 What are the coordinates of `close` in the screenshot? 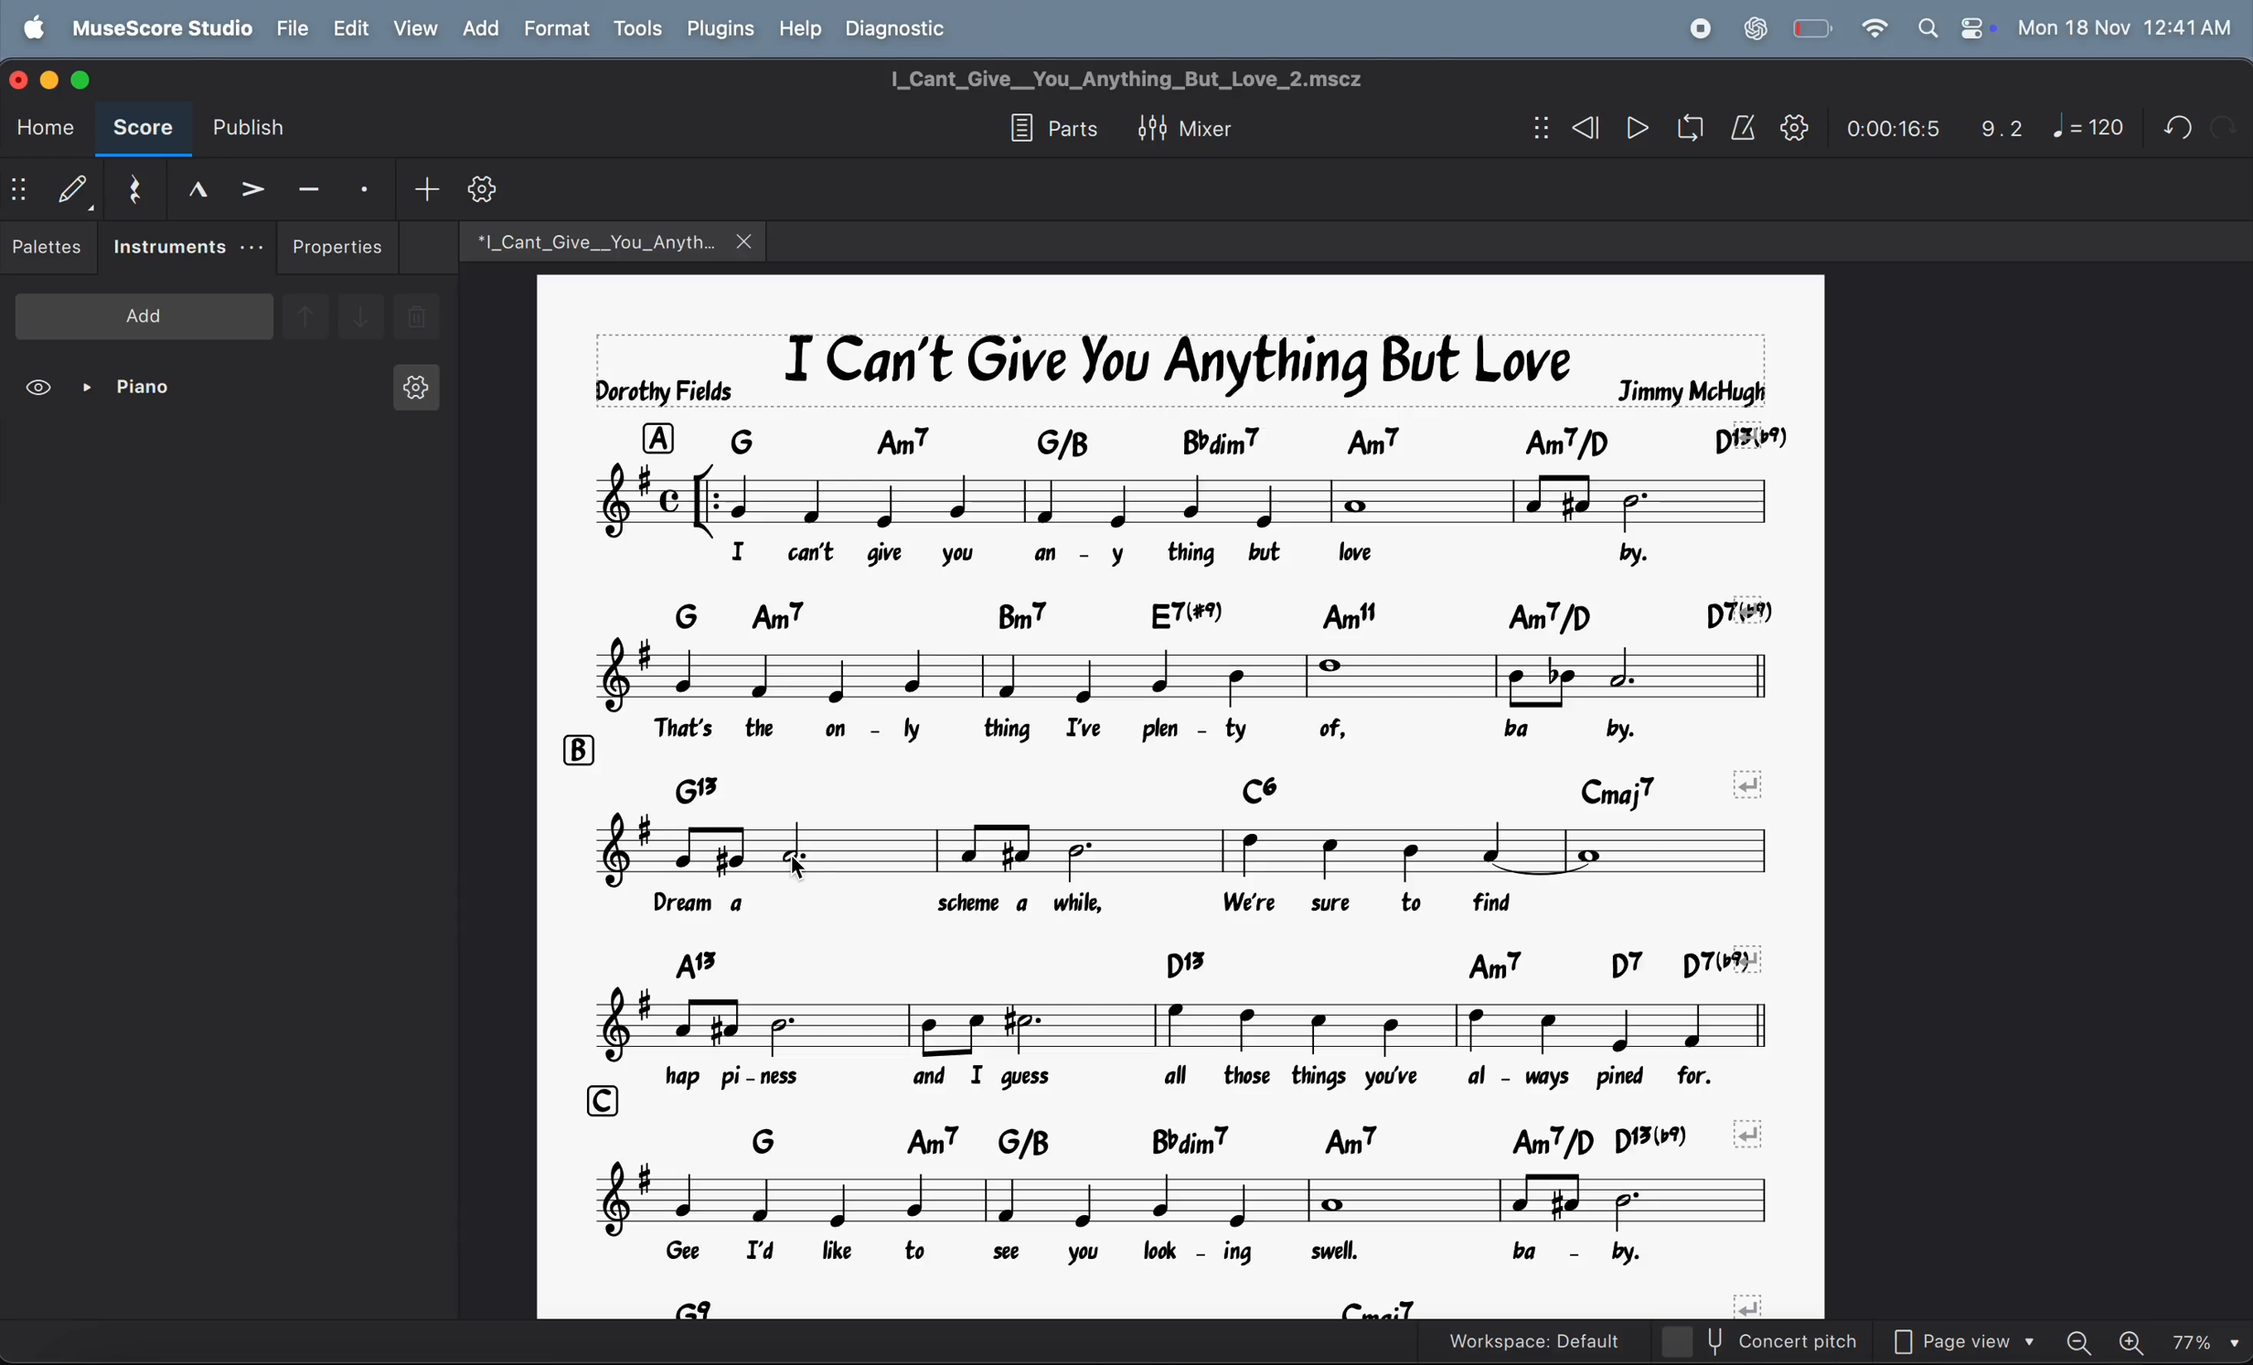 It's located at (749, 240).